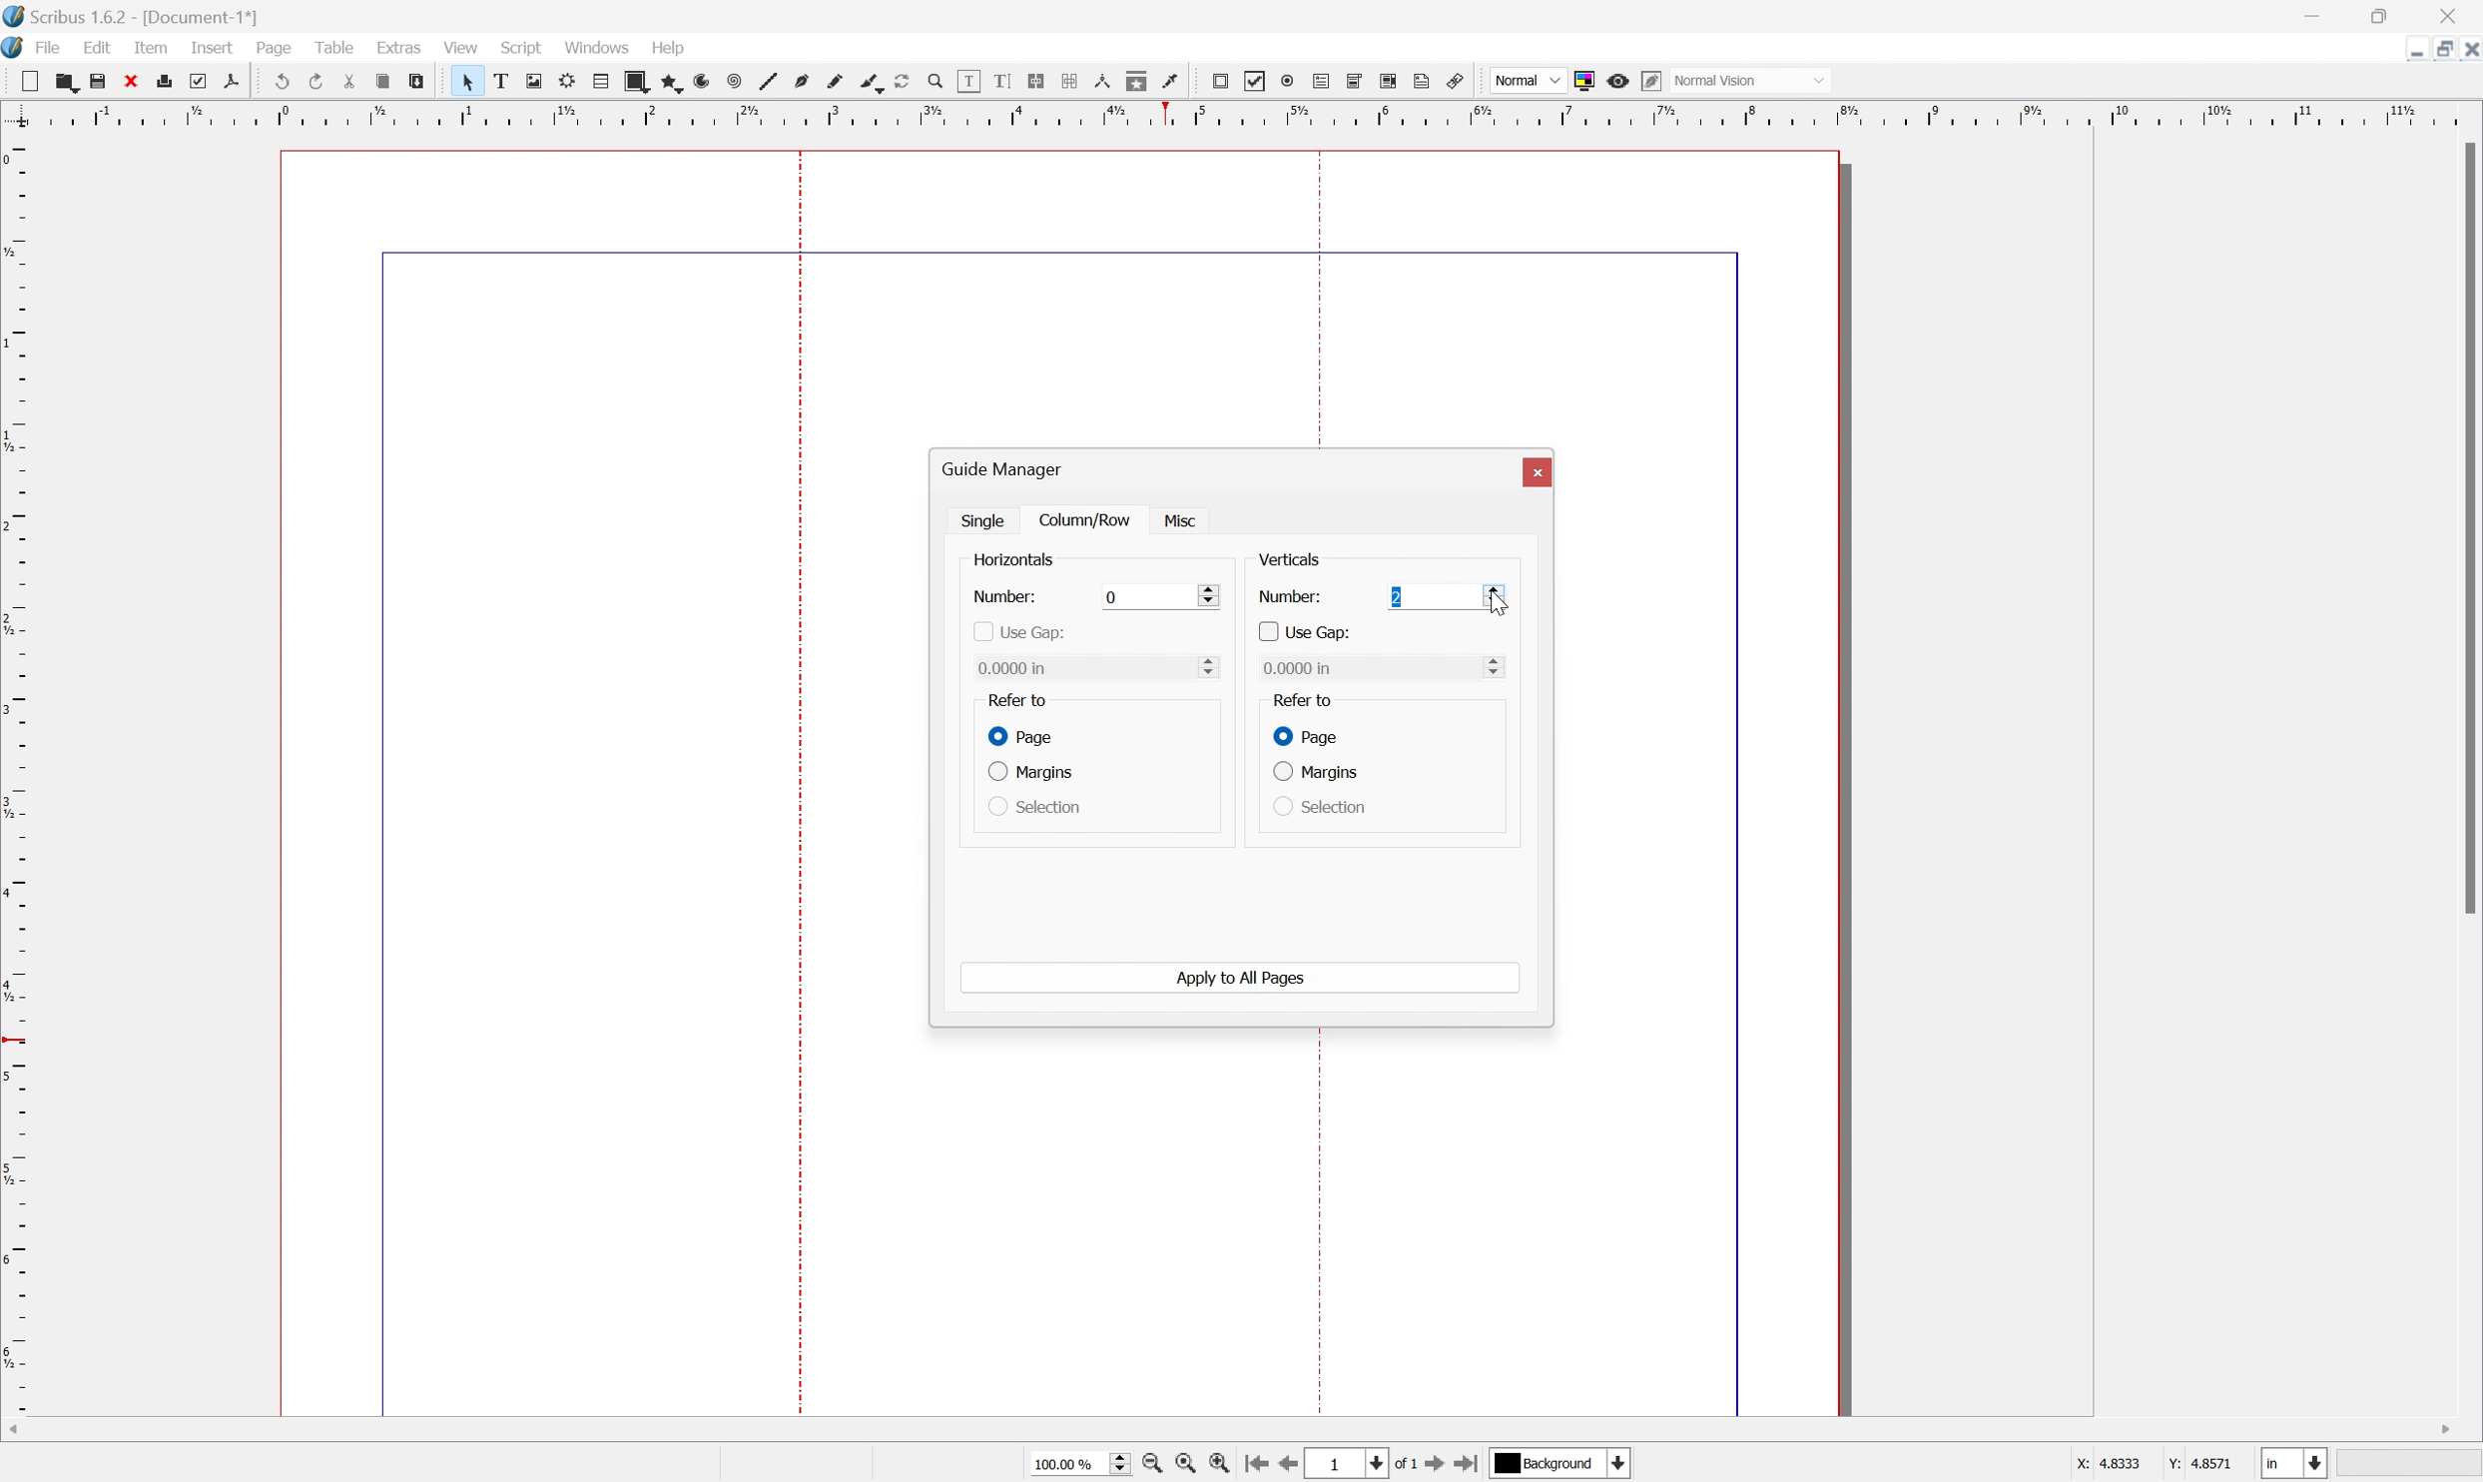  What do you see at coordinates (1583, 81) in the screenshot?
I see `toggle color management system` at bounding box center [1583, 81].